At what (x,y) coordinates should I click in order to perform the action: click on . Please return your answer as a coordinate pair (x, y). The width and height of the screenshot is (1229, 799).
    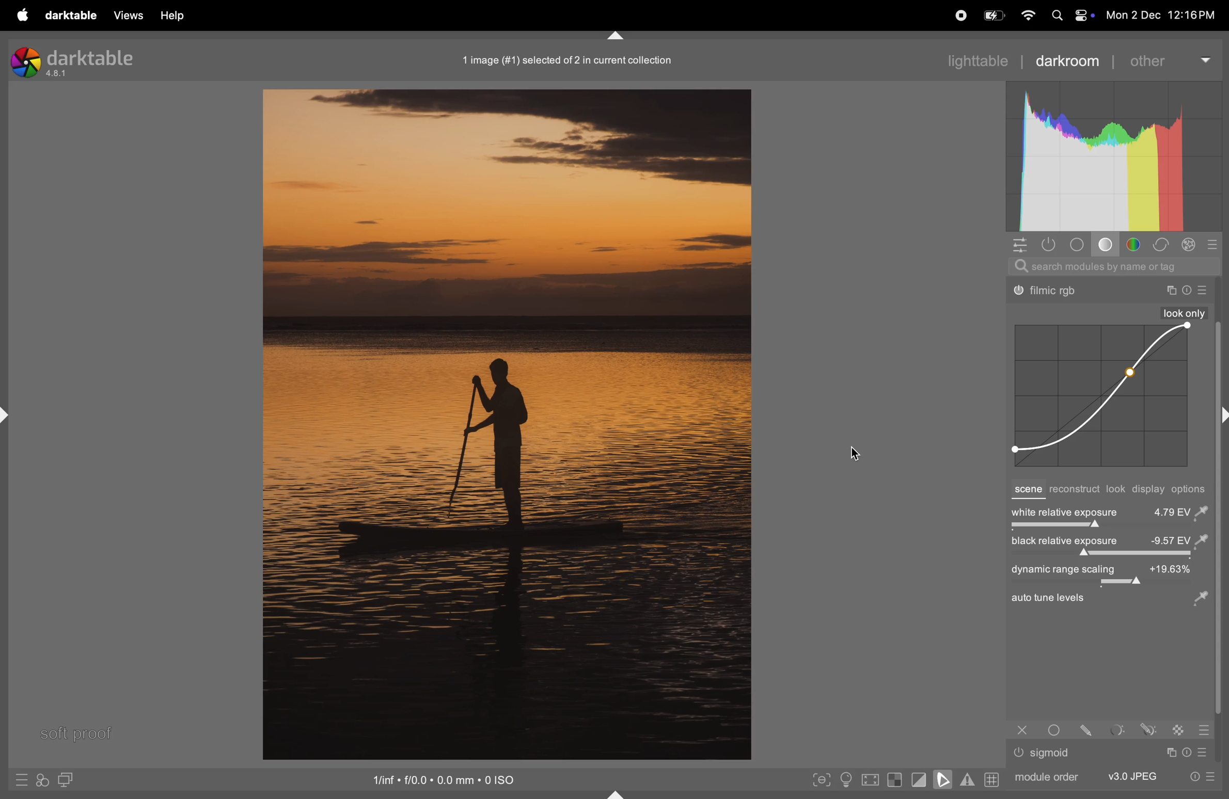
    Looking at the image, I should click on (1205, 291).